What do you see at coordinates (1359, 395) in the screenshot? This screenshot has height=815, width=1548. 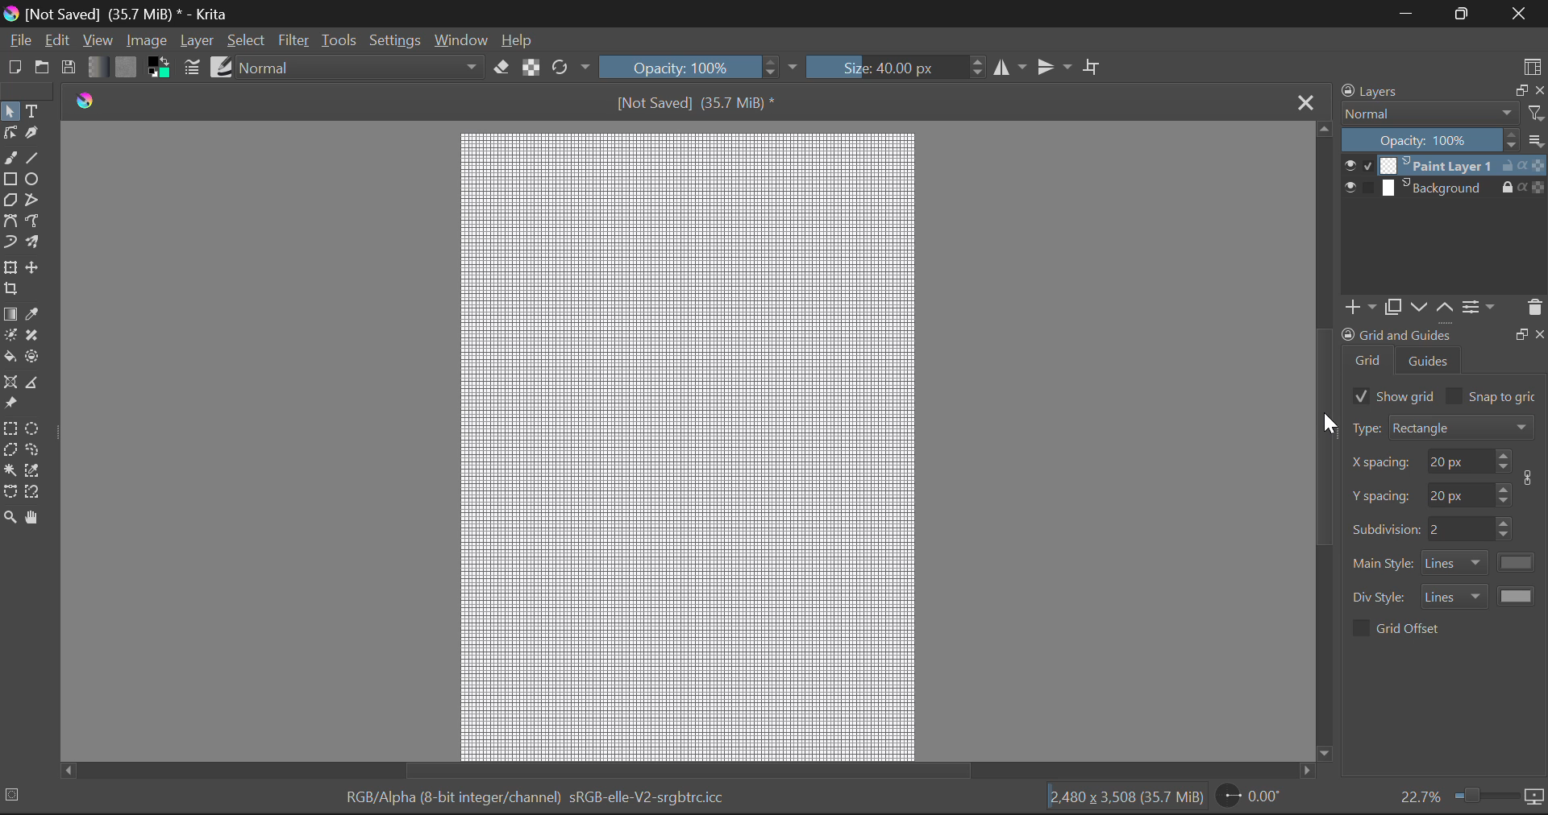 I see `checkbox` at bounding box center [1359, 395].